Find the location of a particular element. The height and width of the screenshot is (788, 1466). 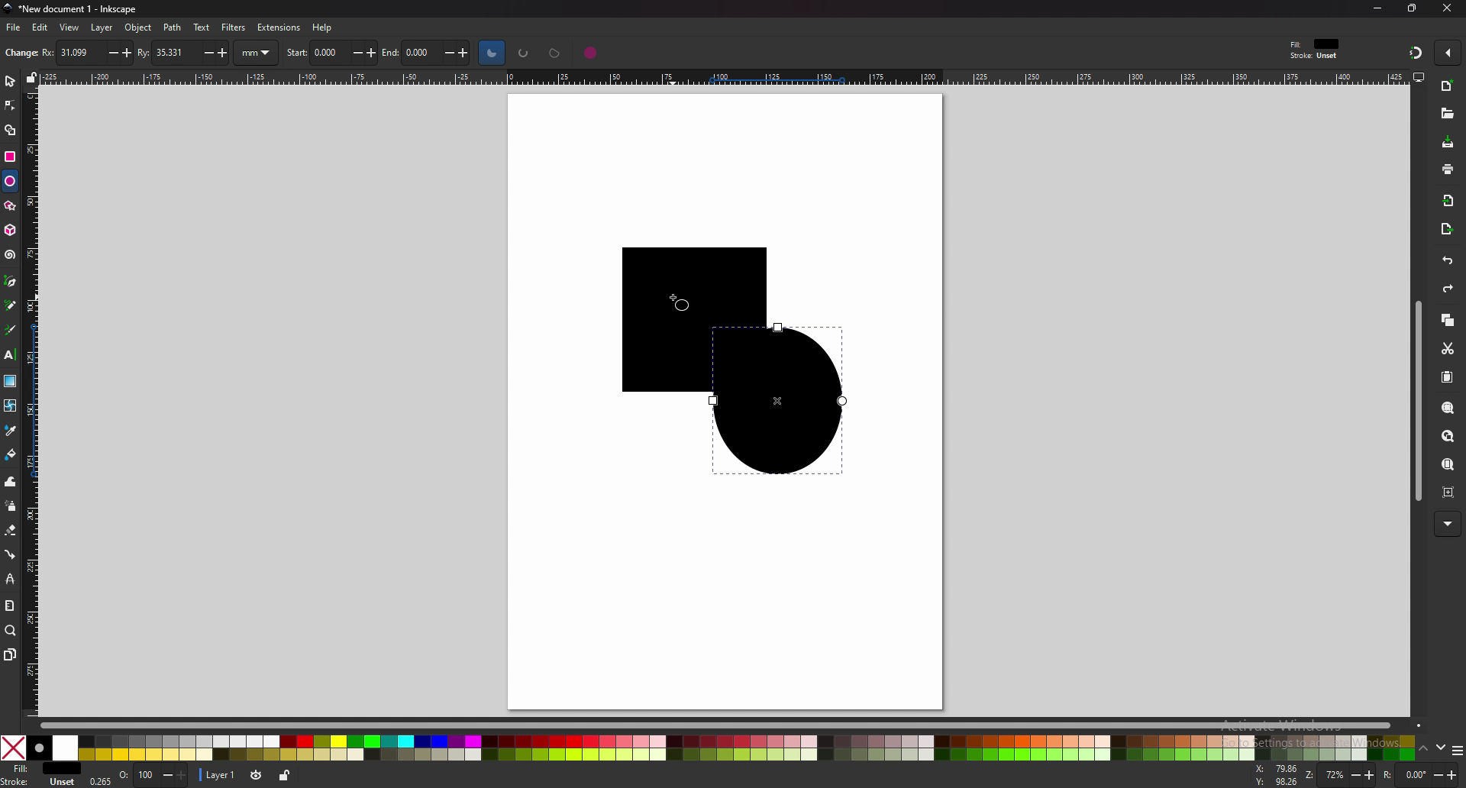

connector is located at coordinates (11, 554).